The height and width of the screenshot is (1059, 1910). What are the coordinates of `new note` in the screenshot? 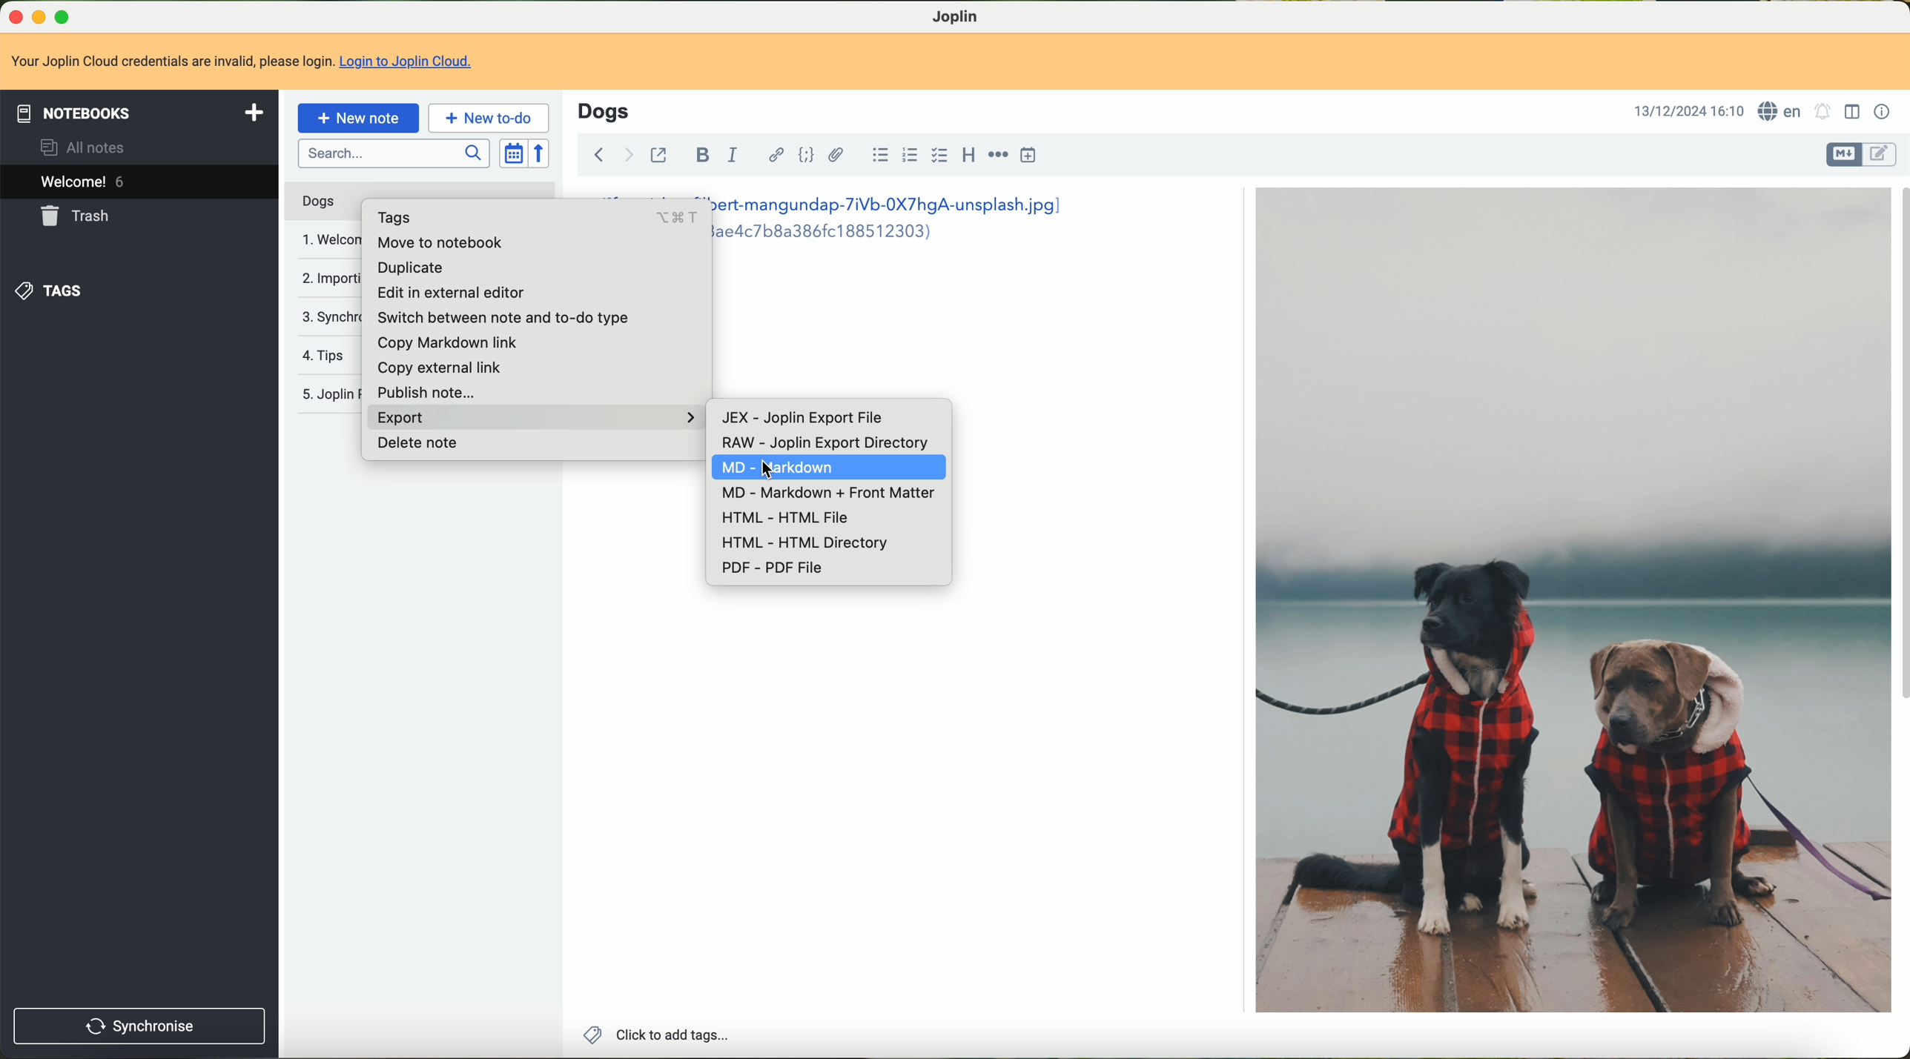 It's located at (359, 116).